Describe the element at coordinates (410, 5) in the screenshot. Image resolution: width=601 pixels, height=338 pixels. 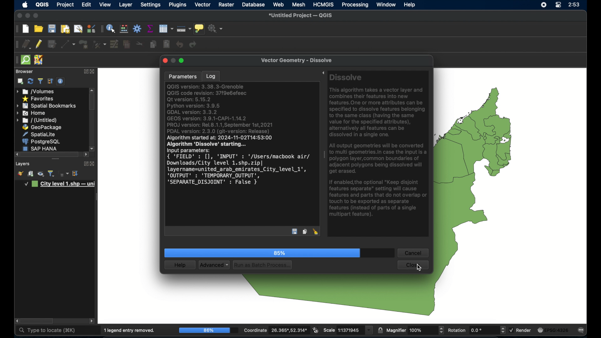
I see `help` at that location.